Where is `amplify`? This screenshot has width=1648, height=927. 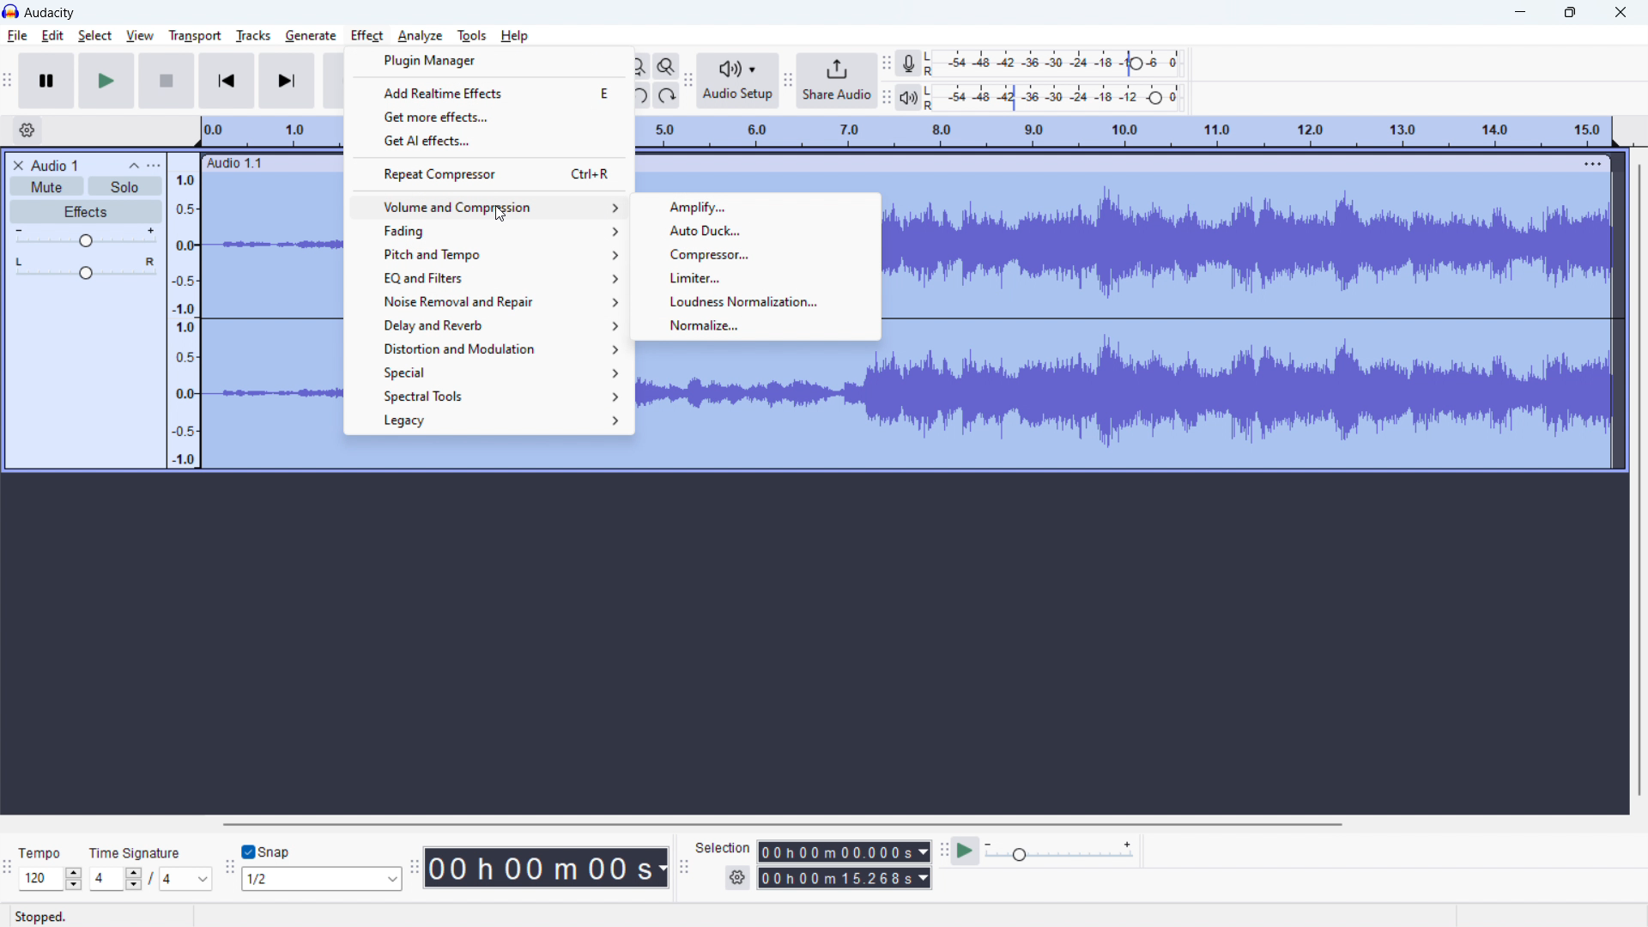 amplify is located at coordinates (756, 208).